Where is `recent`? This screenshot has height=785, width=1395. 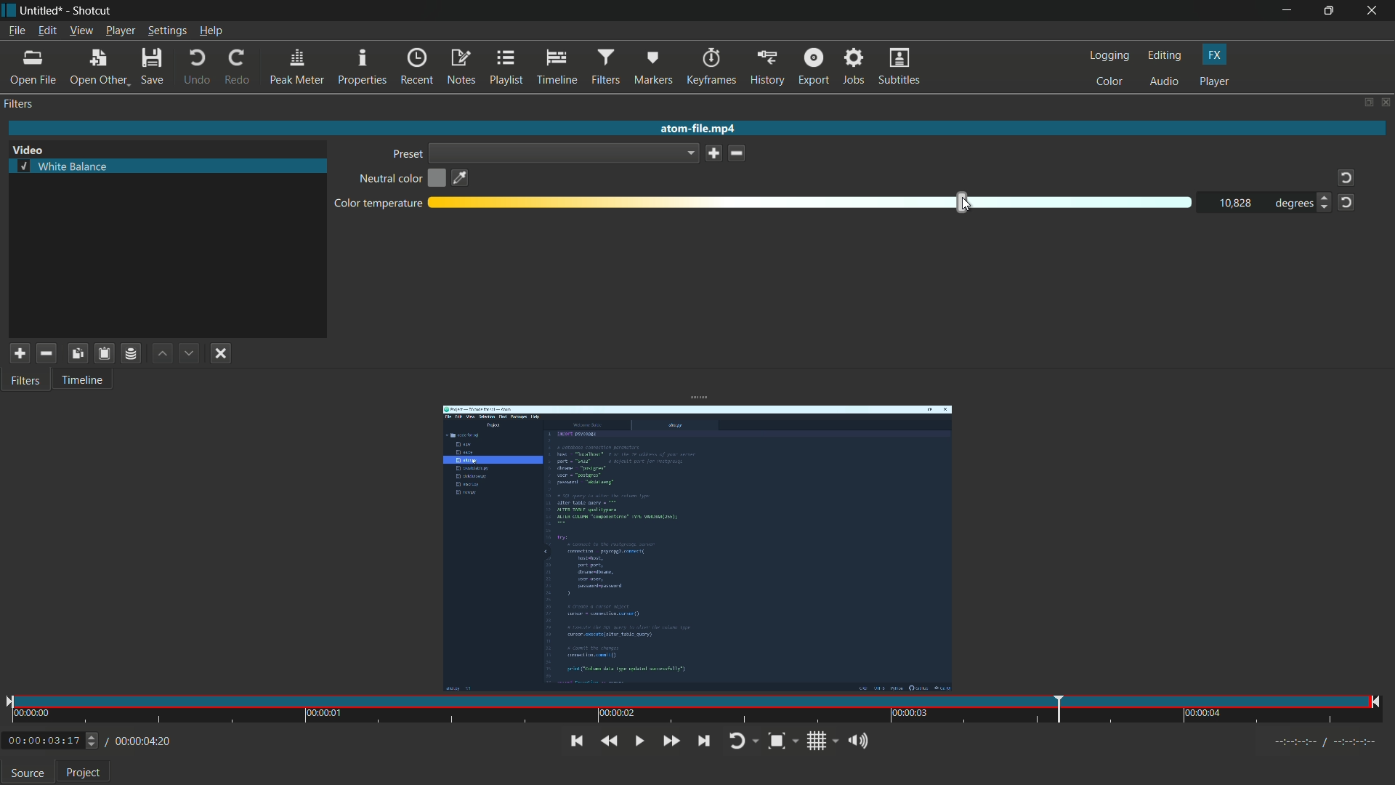 recent is located at coordinates (418, 68).